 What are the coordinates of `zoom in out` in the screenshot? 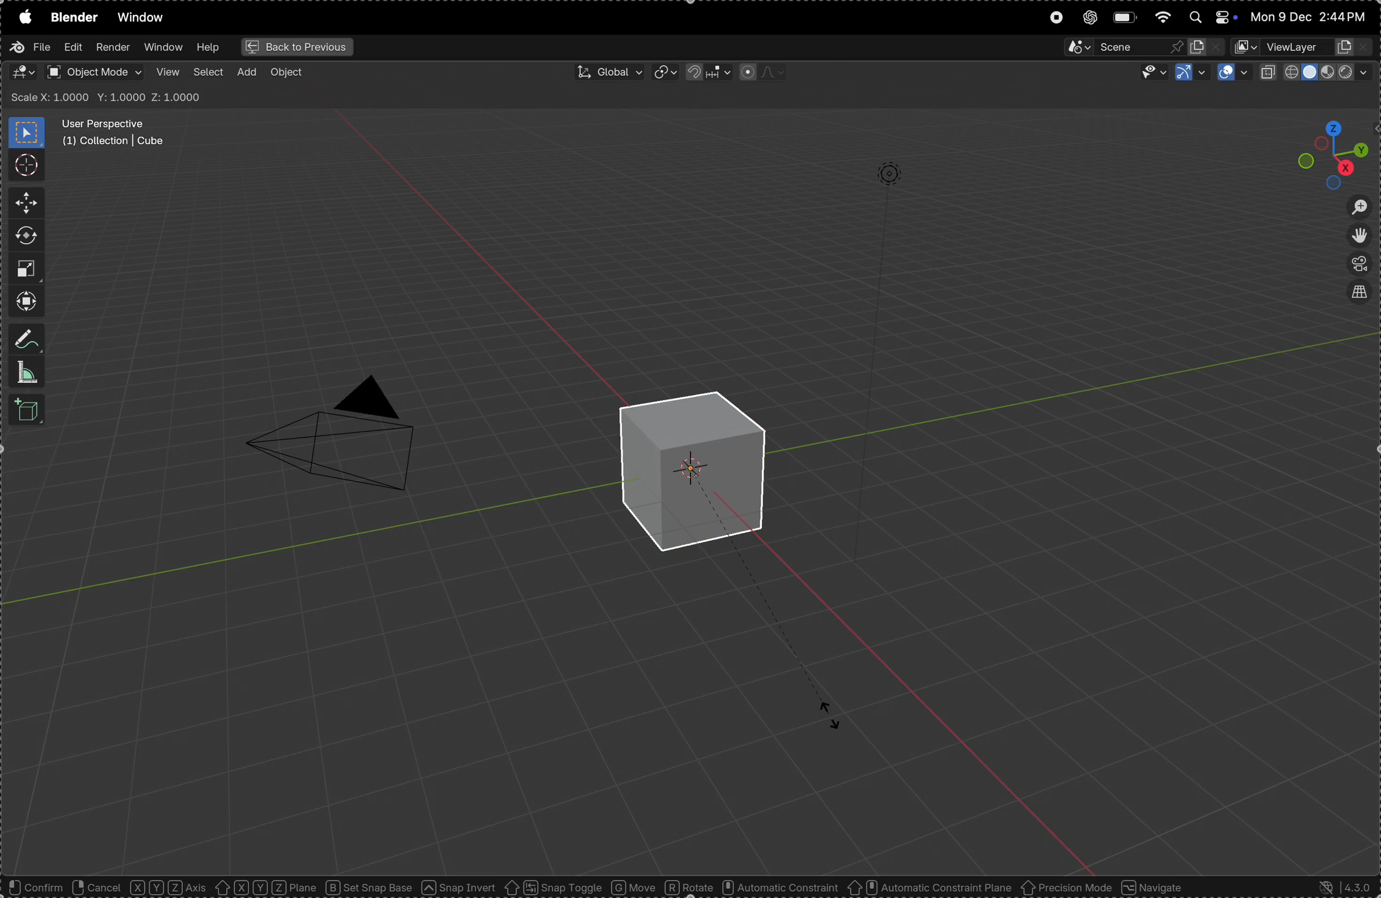 It's located at (1358, 207).